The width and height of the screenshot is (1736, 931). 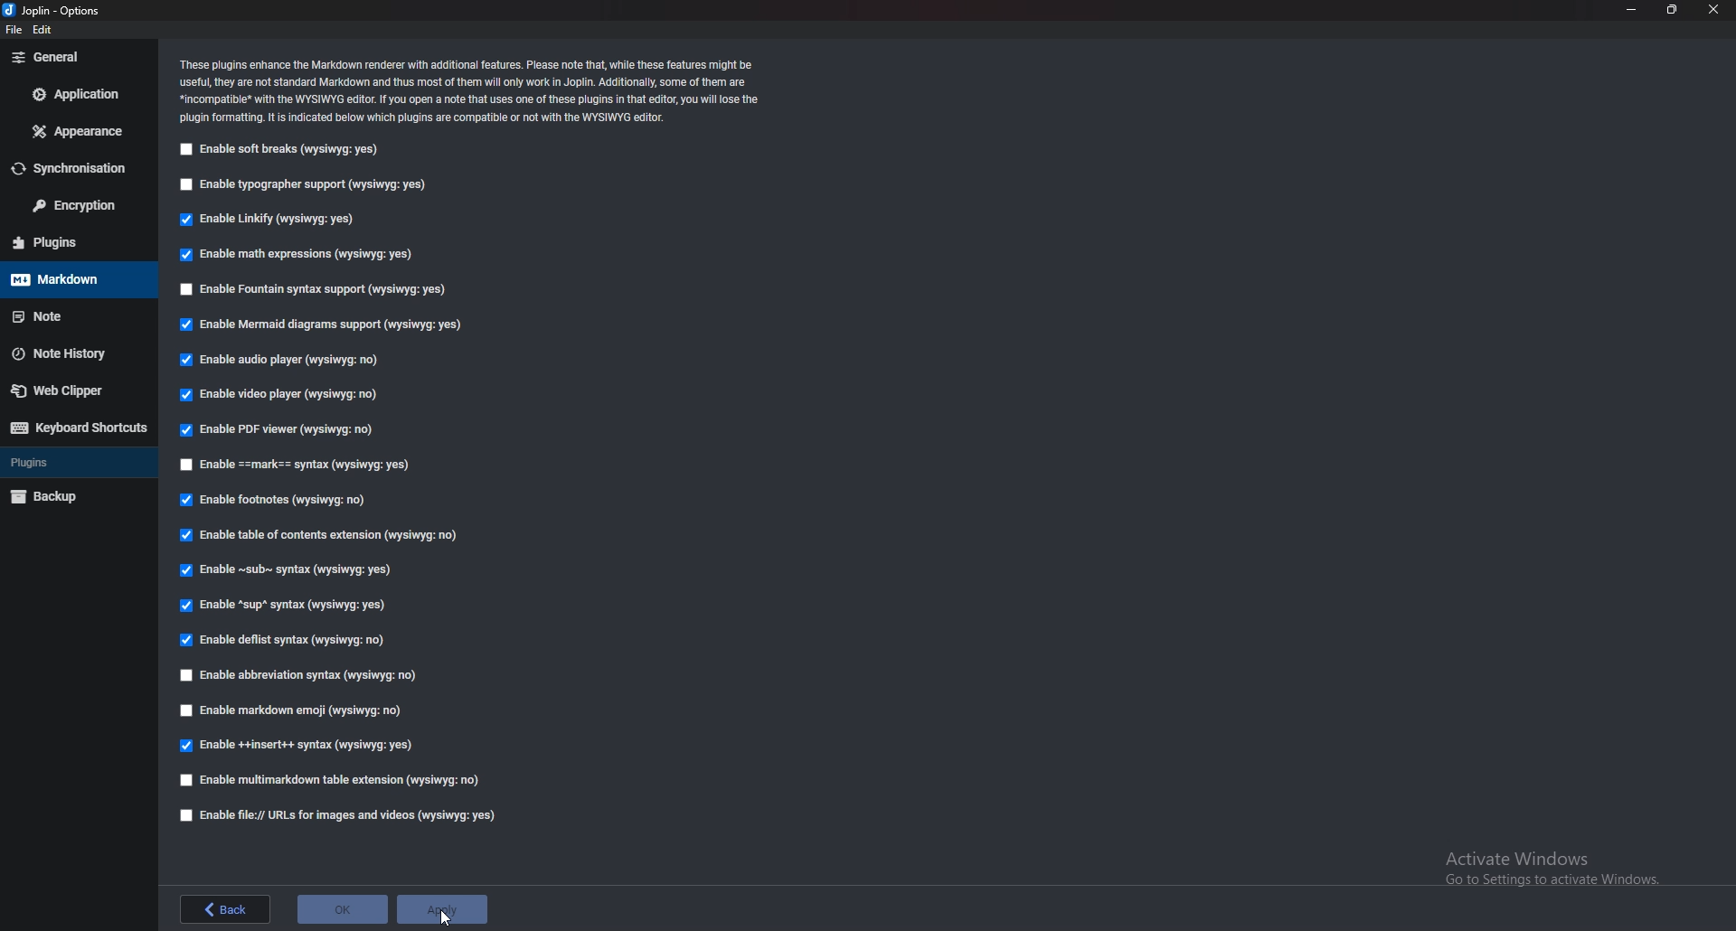 I want to click on Enable math expressions, so click(x=294, y=255).